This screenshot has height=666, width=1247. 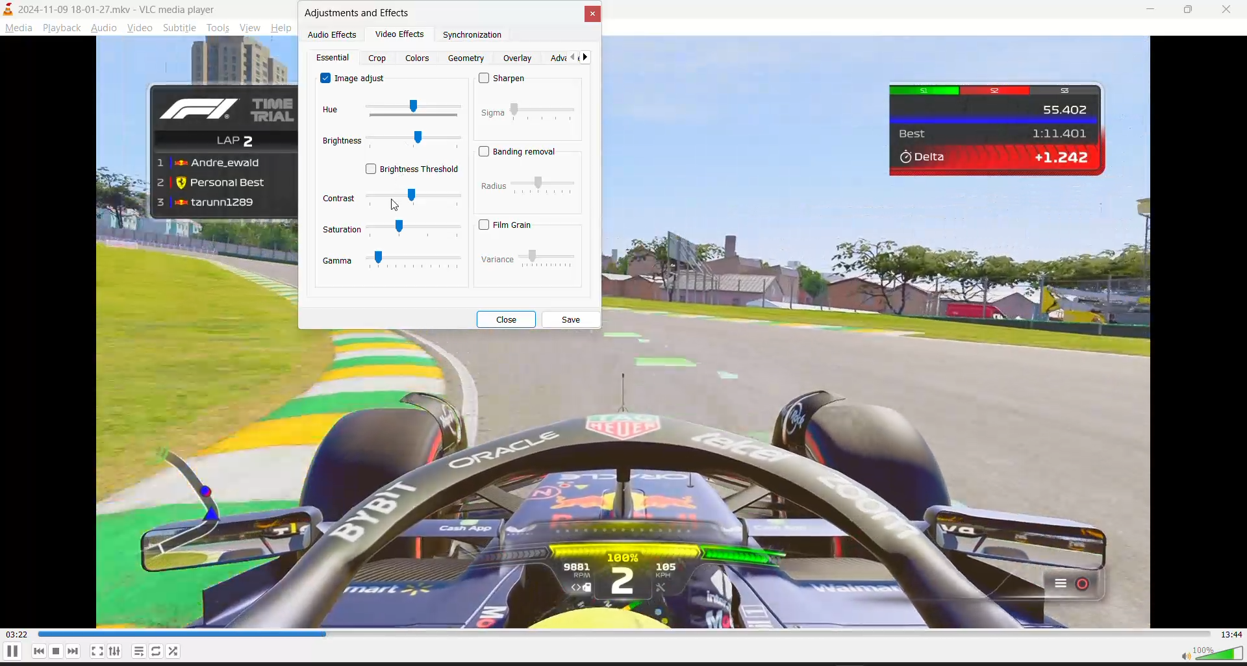 I want to click on video, so click(x=139, y=27).